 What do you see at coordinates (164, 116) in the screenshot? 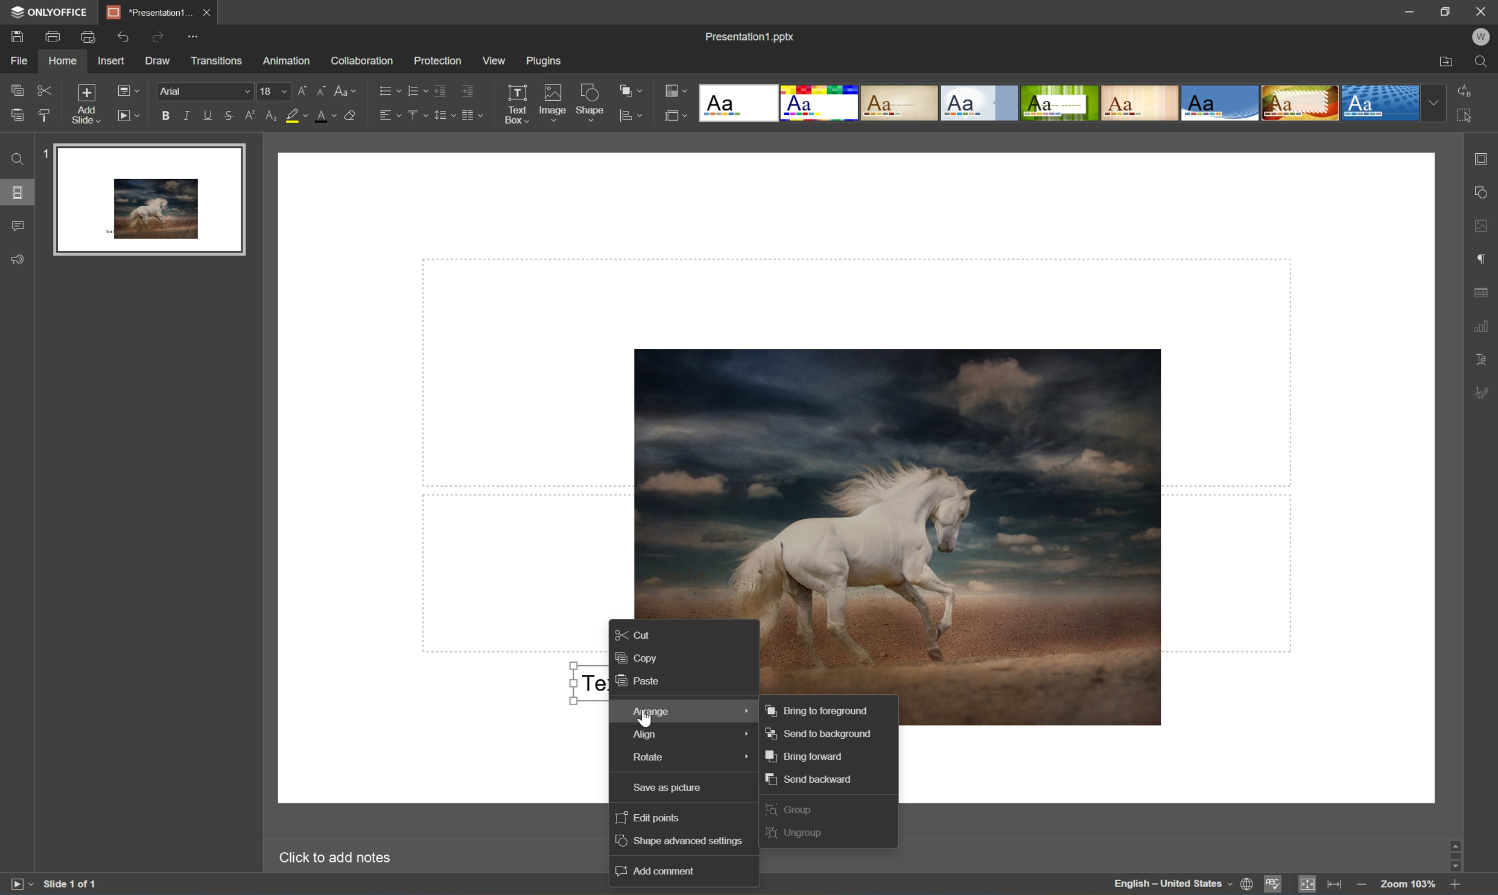
I see `Bold` at bounding box center [164, 116].